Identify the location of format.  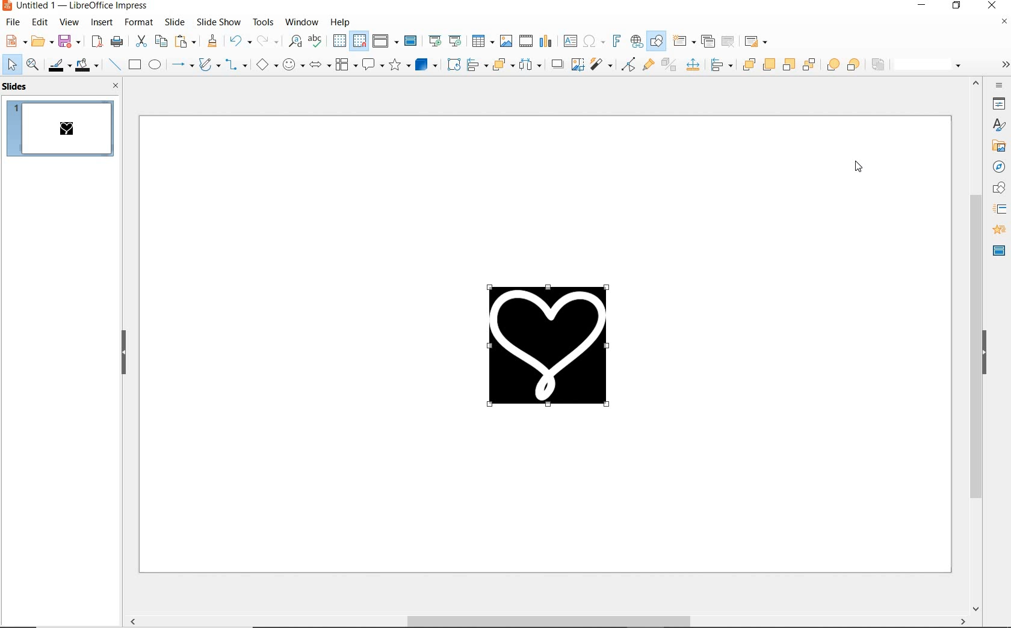
(139, 22).